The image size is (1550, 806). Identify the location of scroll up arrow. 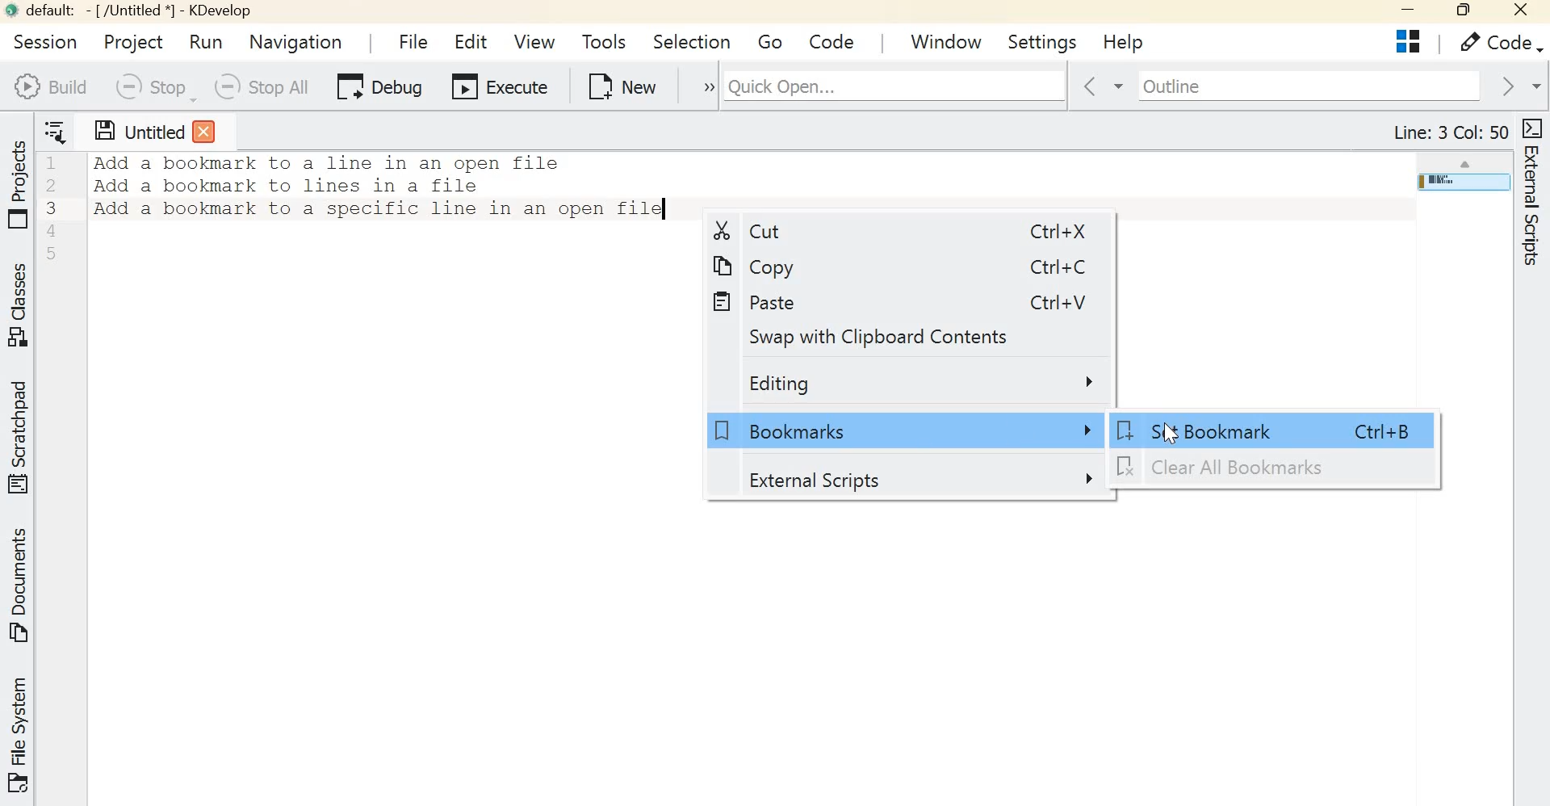
(1464, 161).